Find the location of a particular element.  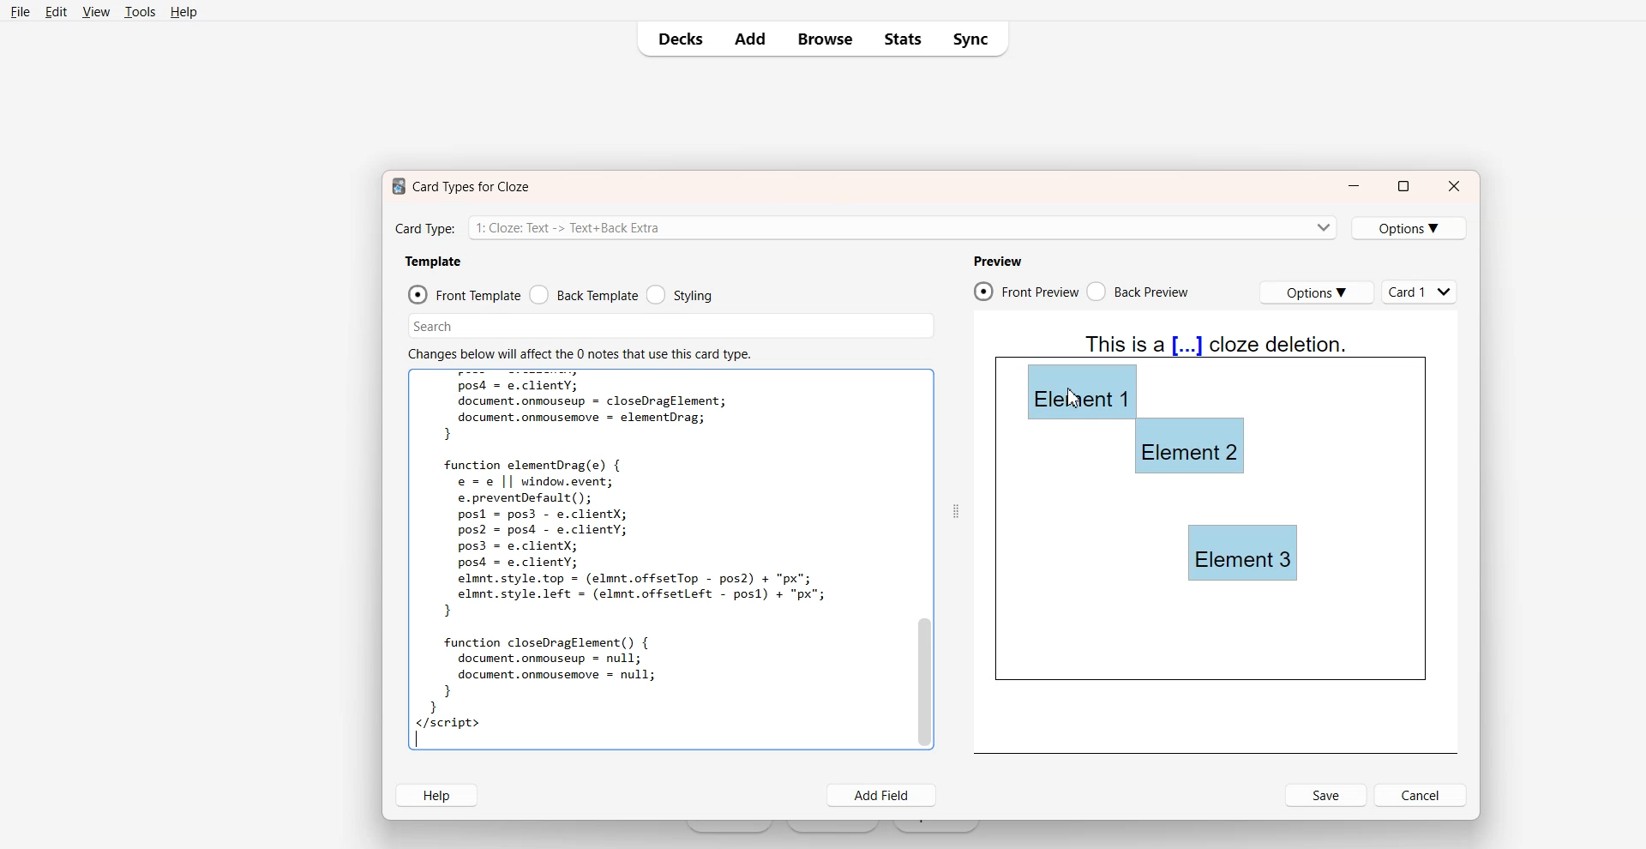

Options is located at coordinates (1410, 228).